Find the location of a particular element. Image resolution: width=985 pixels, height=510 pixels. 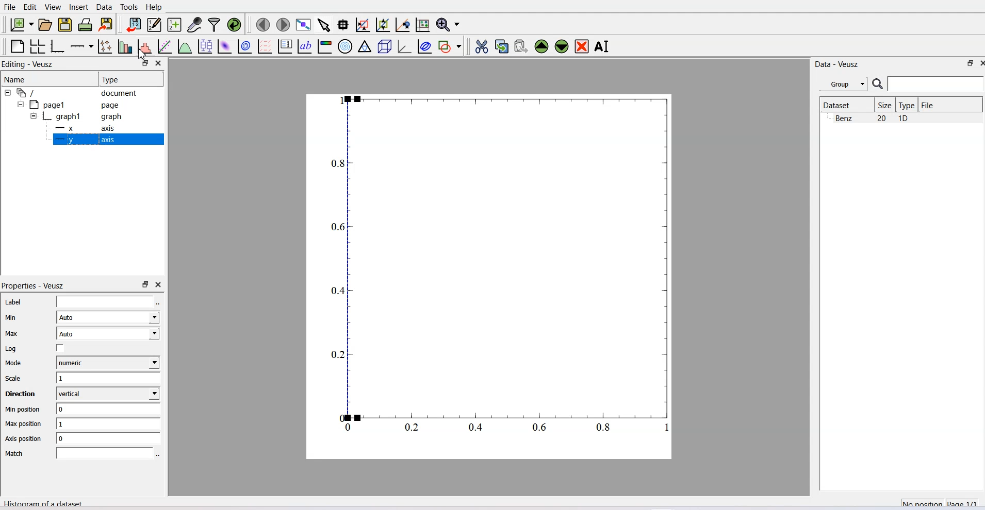

Plot box plots is located at coordinates (205, 46).